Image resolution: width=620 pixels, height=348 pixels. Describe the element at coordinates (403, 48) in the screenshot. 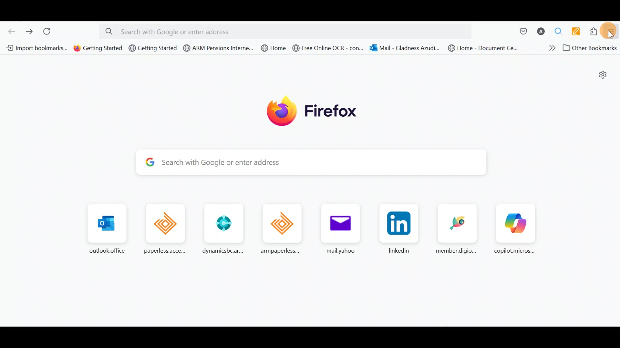

I see `- con... G3 Mail - Gladness Azudi.` at that location.